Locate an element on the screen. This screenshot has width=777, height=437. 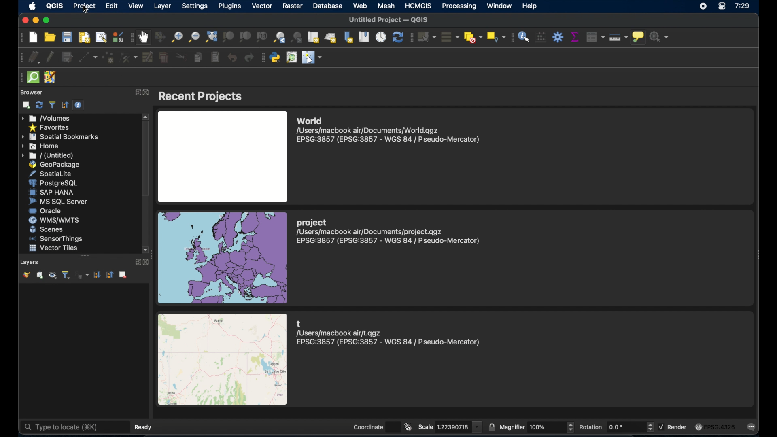
toolbox is located at coordinates (558, 37).